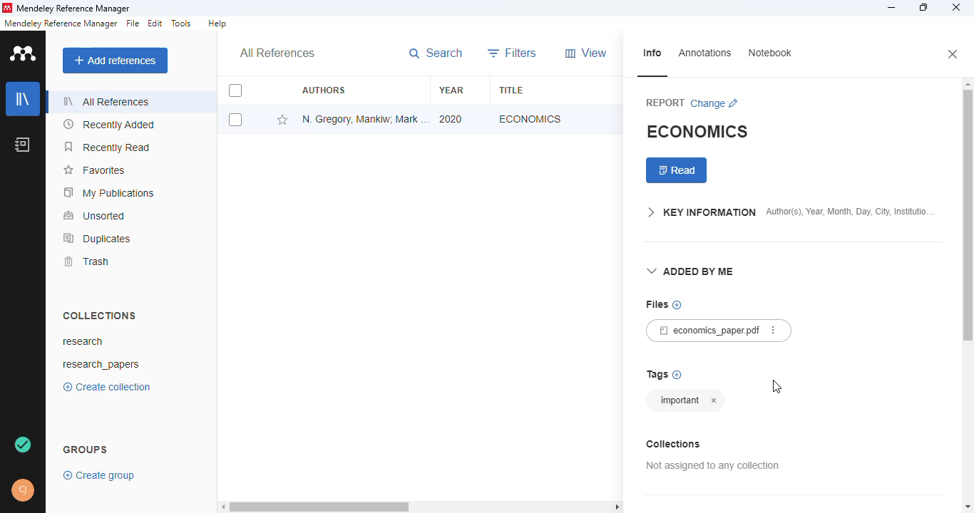 This screenshot has height=513, width=974. I want to click on select, so click(235, 91).